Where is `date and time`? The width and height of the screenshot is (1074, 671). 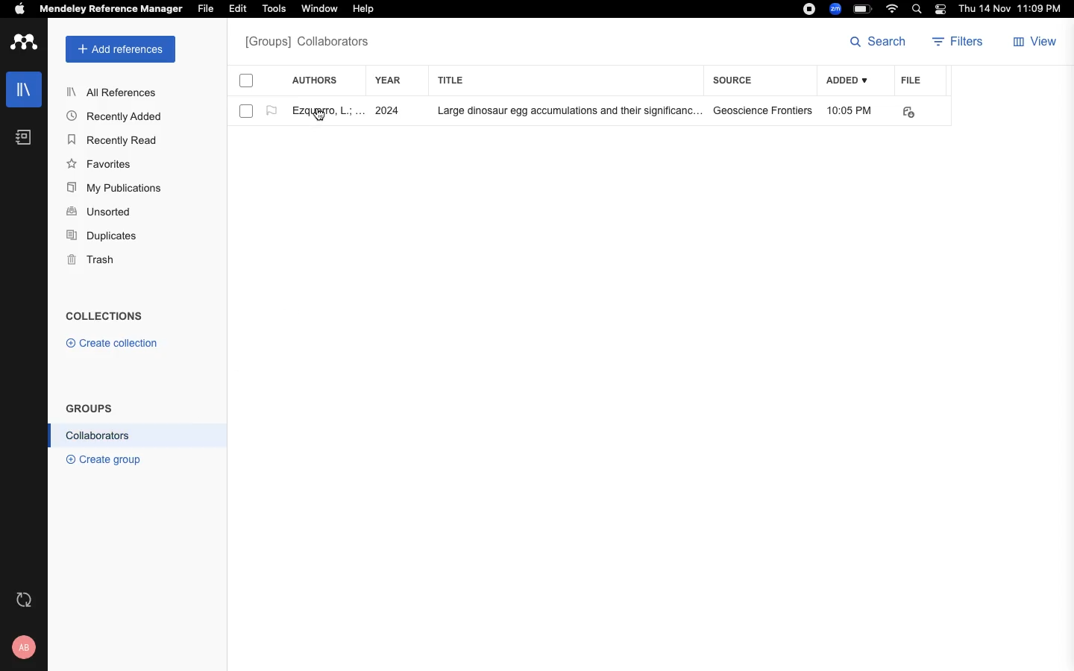 date and time is located at coordinates (1007, 10).